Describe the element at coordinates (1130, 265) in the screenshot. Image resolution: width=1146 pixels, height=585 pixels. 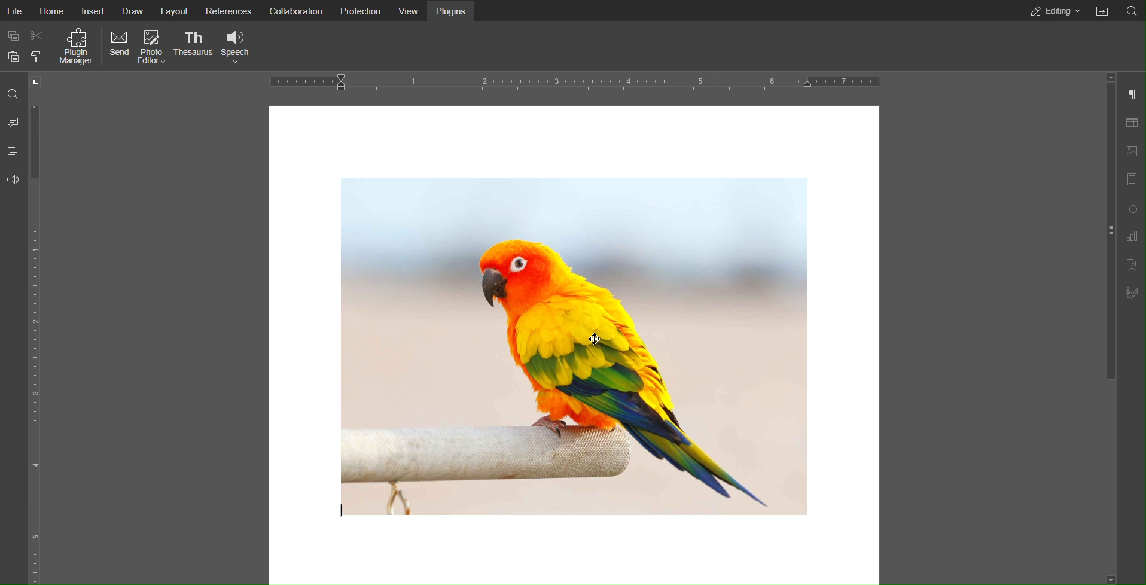
I see `Text Art` at that location.